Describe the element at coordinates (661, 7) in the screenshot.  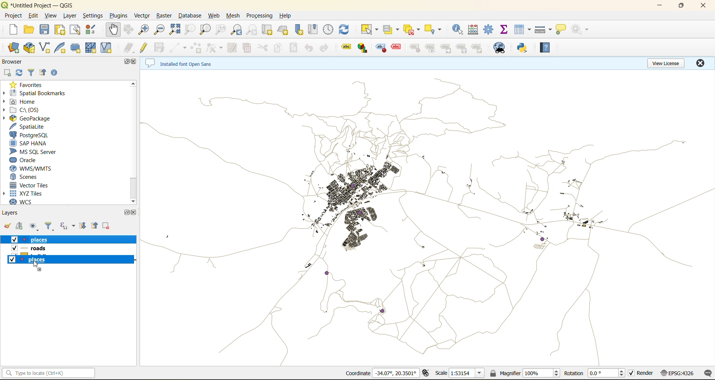
I see `minimize` at that location.